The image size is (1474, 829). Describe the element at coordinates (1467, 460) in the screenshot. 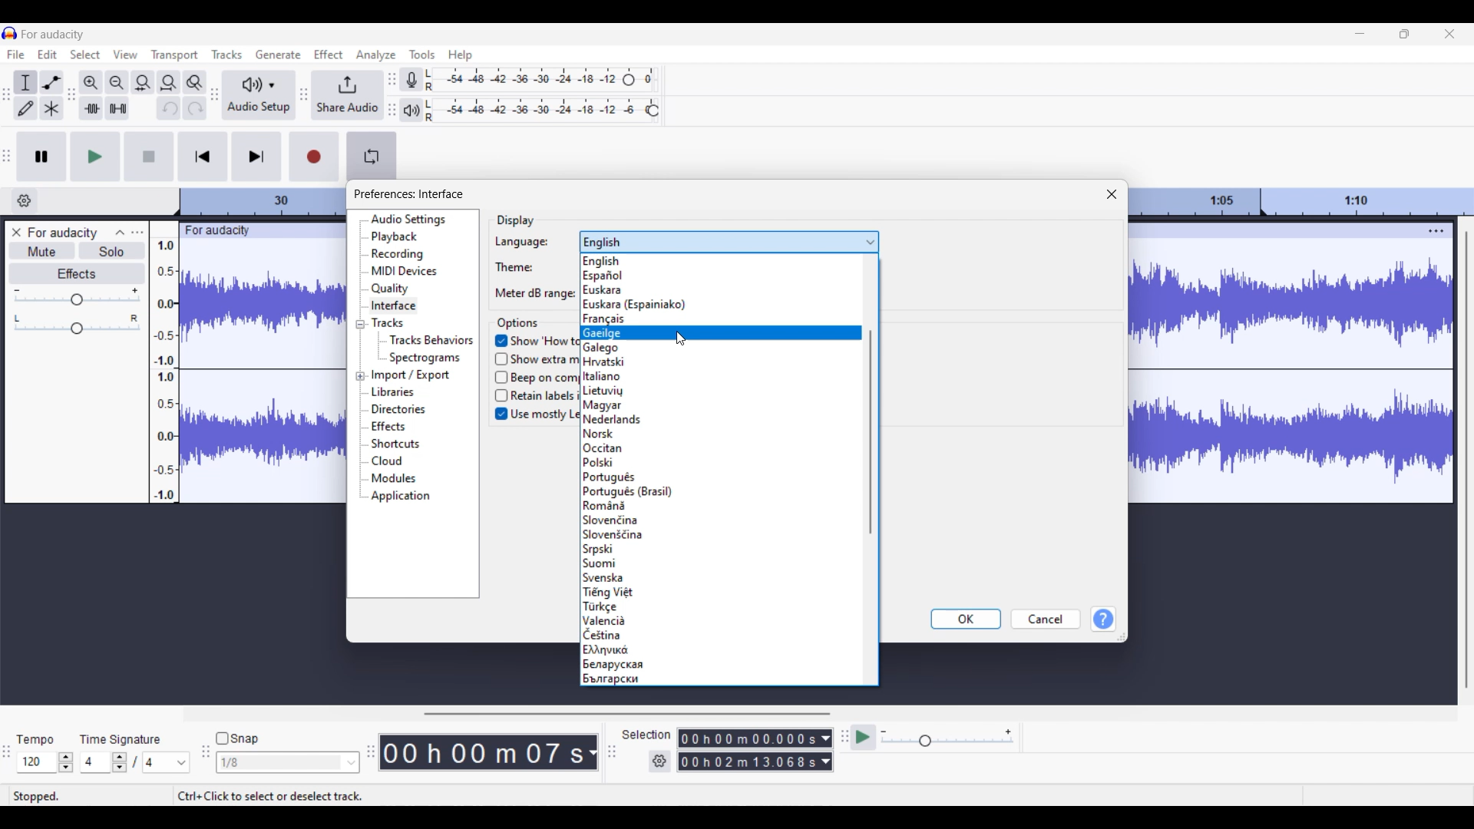

I see `Vertical slide bar` at that location.